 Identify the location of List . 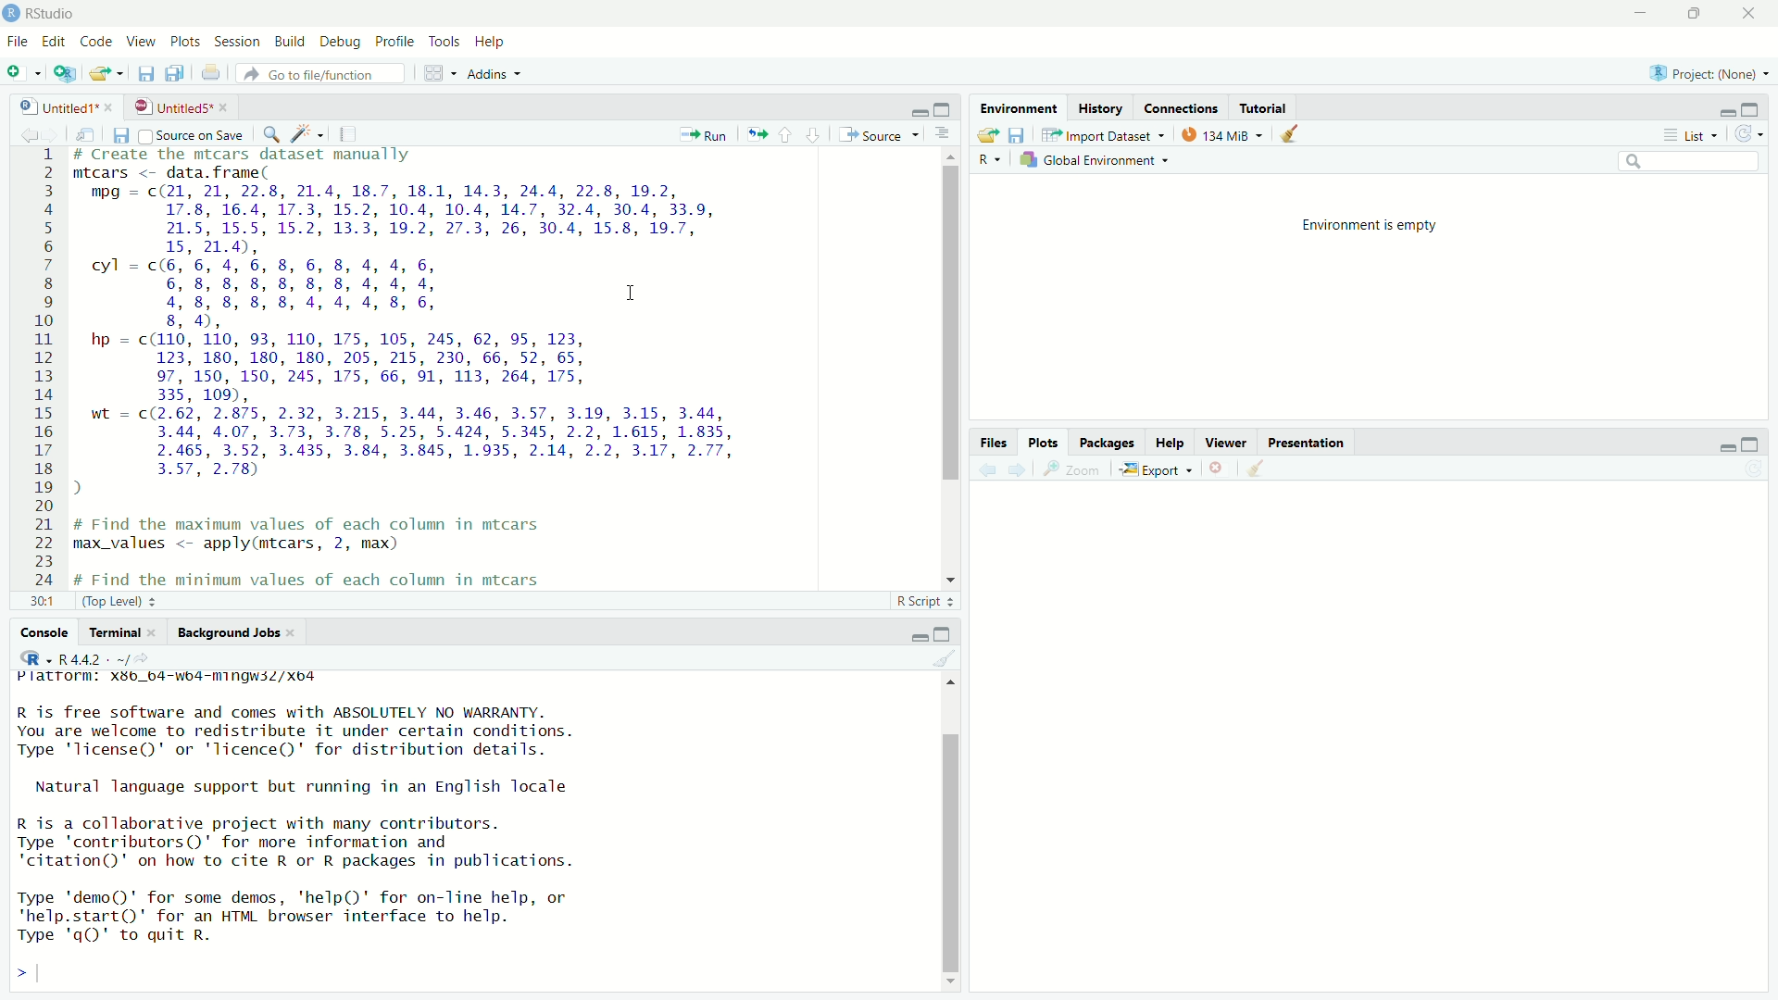
(1689, 133).